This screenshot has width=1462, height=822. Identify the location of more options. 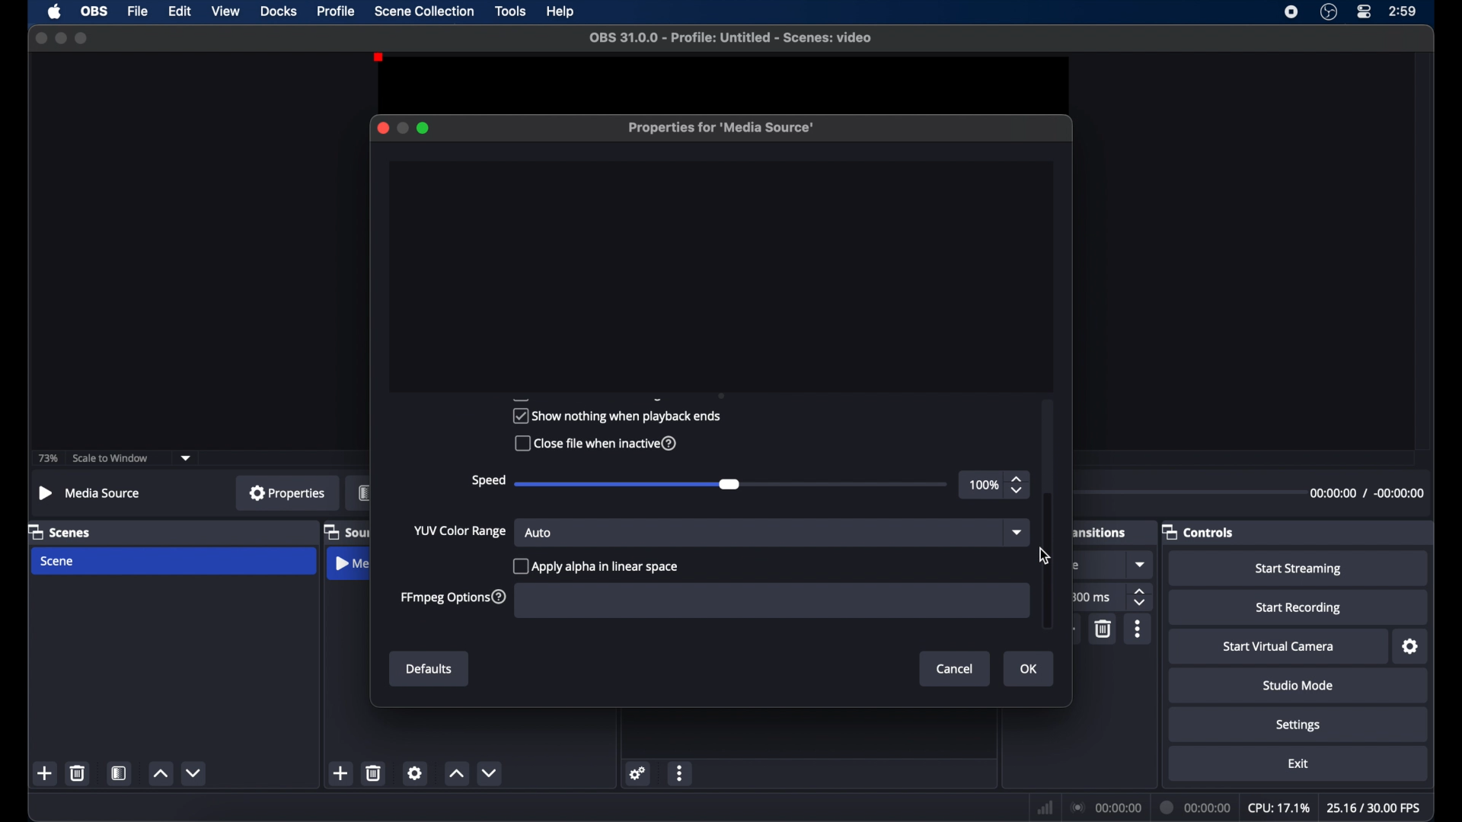
(1138, 629).